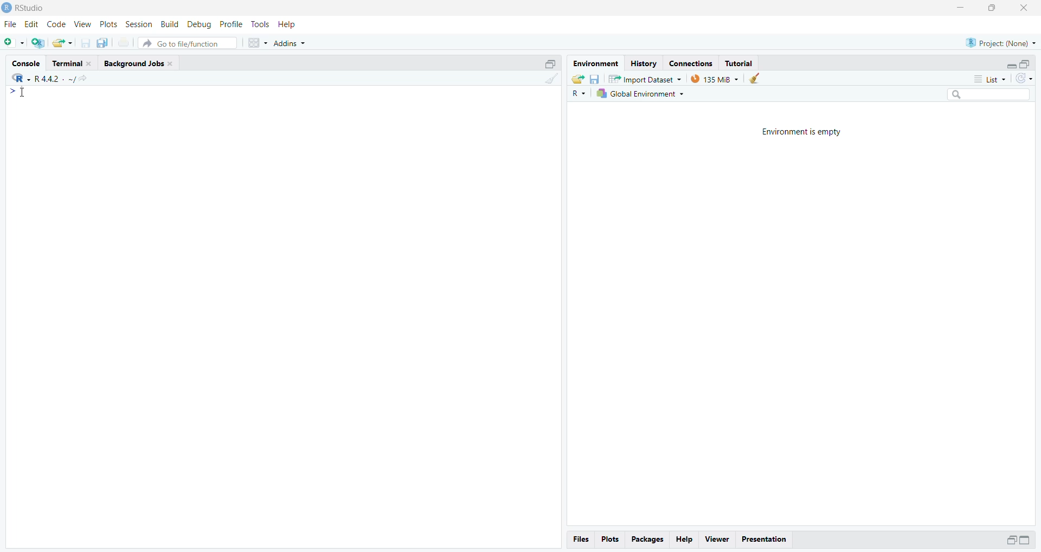 The height and width of the screenshot is (552, 1041). Describe the element at coordinates (767, 538) in the screenshot. I see `Presentation` at that location.